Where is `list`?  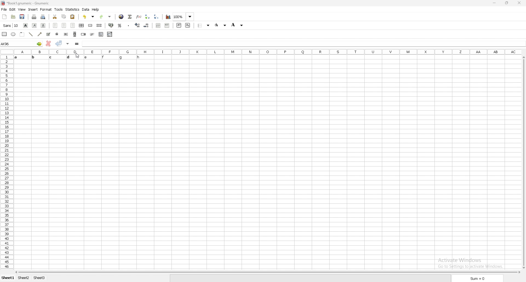
list is located at coordinates (101, 34).